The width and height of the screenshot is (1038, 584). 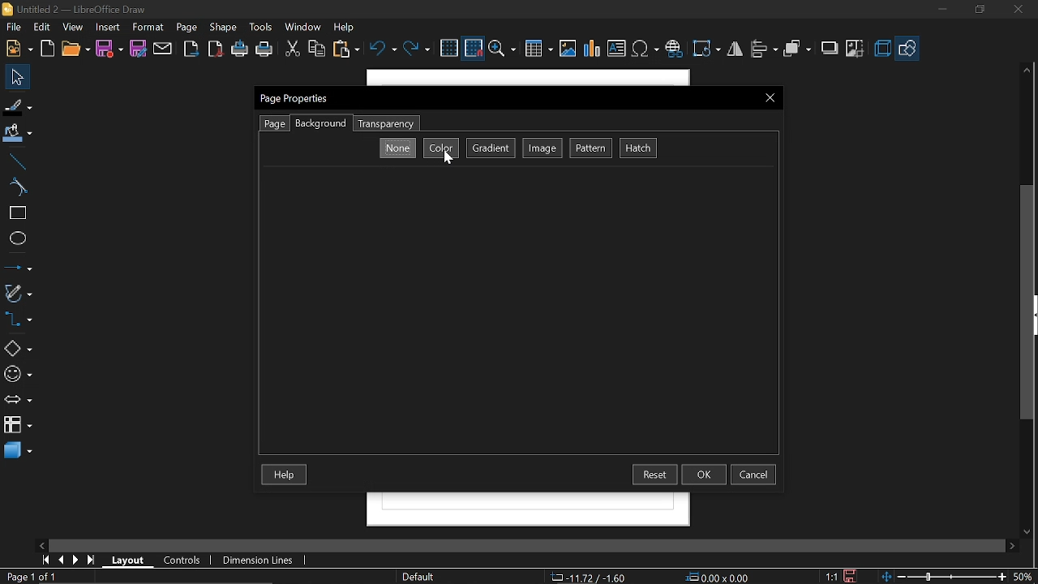 What do you see at coordinates (908, 48) in the screenshot?
I see `Basic hapes` at bounding box center [908, 48].